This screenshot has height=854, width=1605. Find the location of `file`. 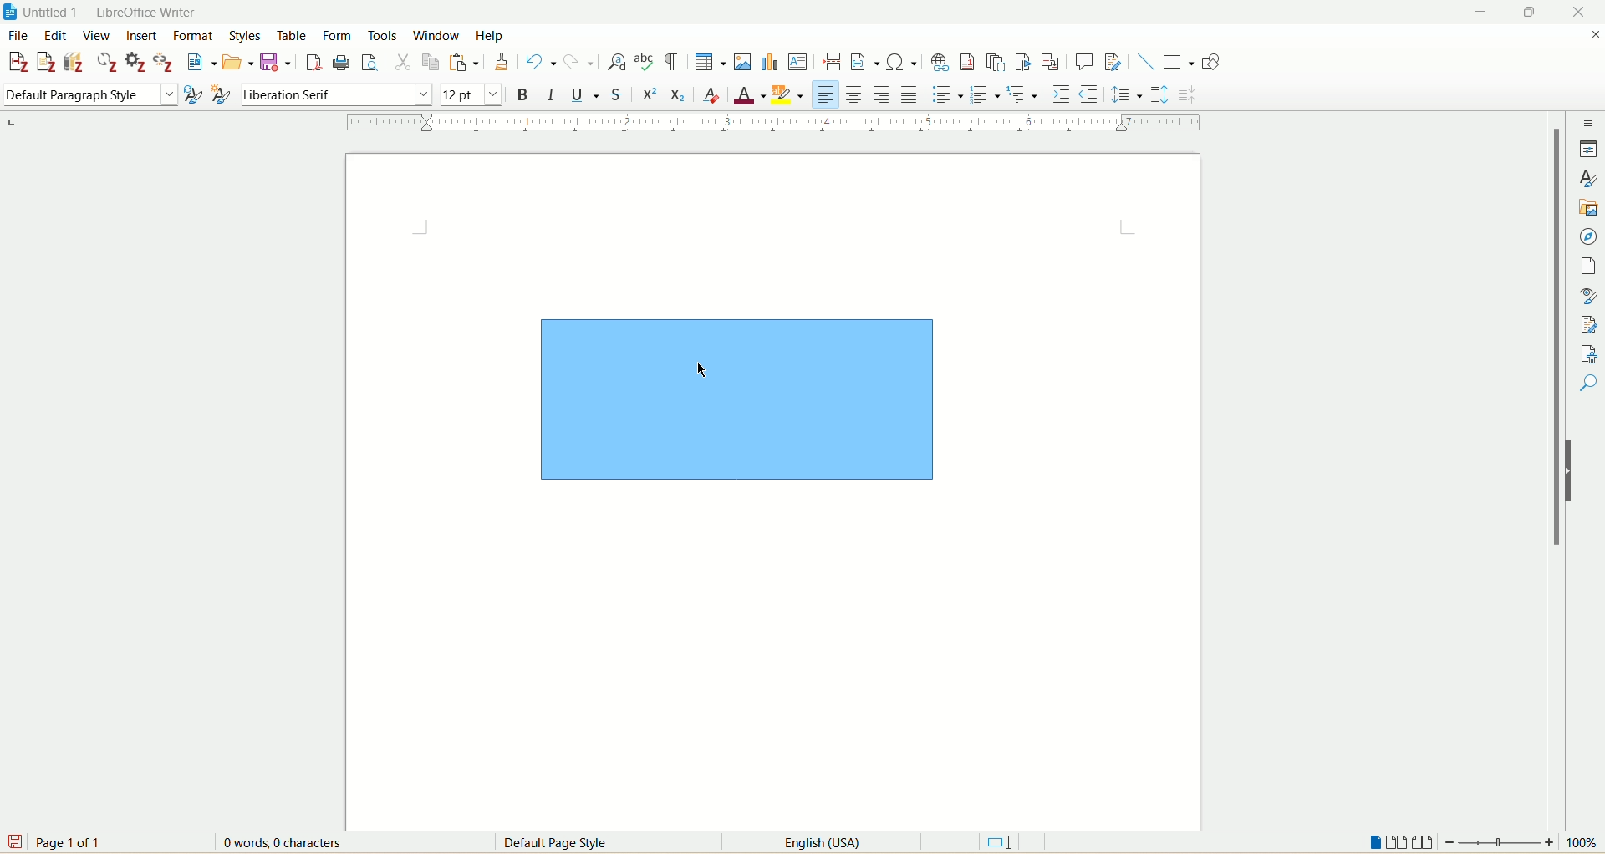

file is located at coordinates (21, 35).